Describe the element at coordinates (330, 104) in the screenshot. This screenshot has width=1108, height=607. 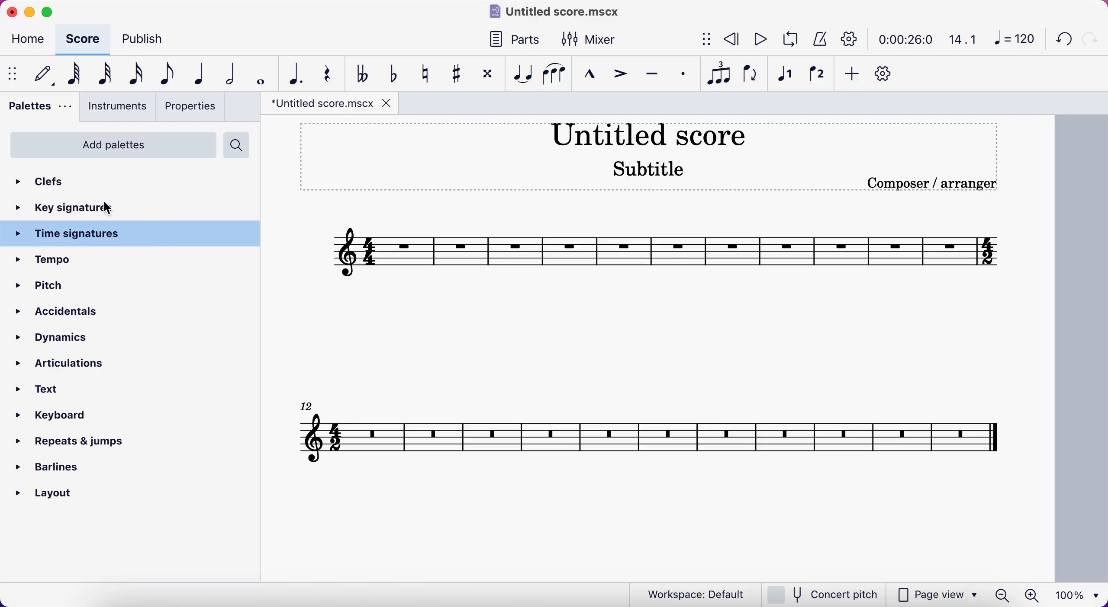
I see `file tab` at that location.